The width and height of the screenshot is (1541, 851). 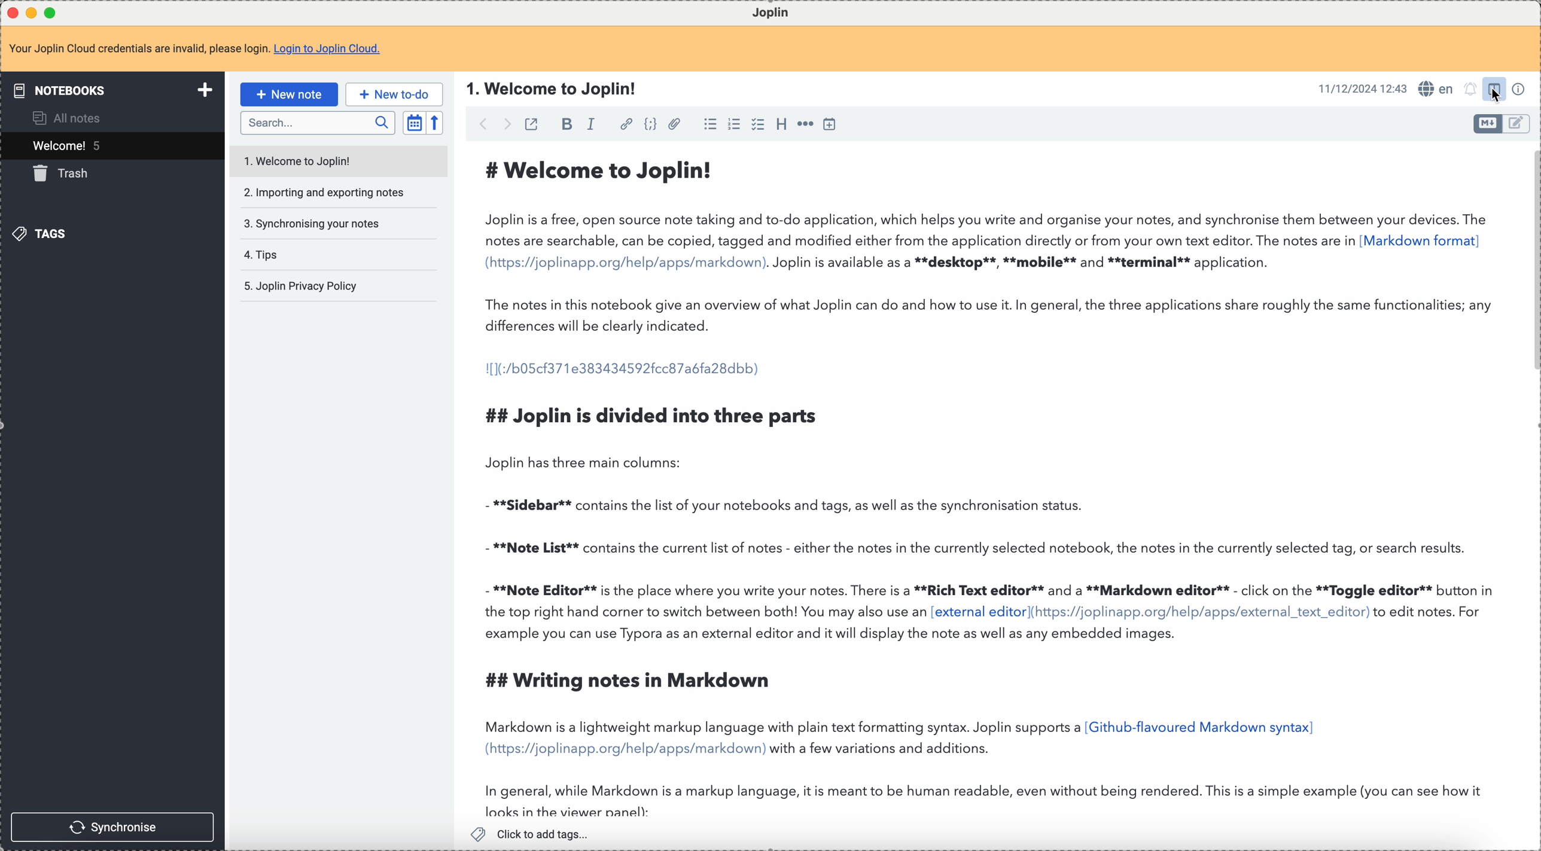 What do you see at coordinates (989, 231) in the screenshot?
I see `Joplin is a free, open source note taking and to-do application, which helps you write and organise your notes, and synchronise them between your devices. The
notes are searchable, can be copied, tagged and modified either from the application directly or from your own text editor. The notes are in [Markdown format]` at bounding box center [989, 231].